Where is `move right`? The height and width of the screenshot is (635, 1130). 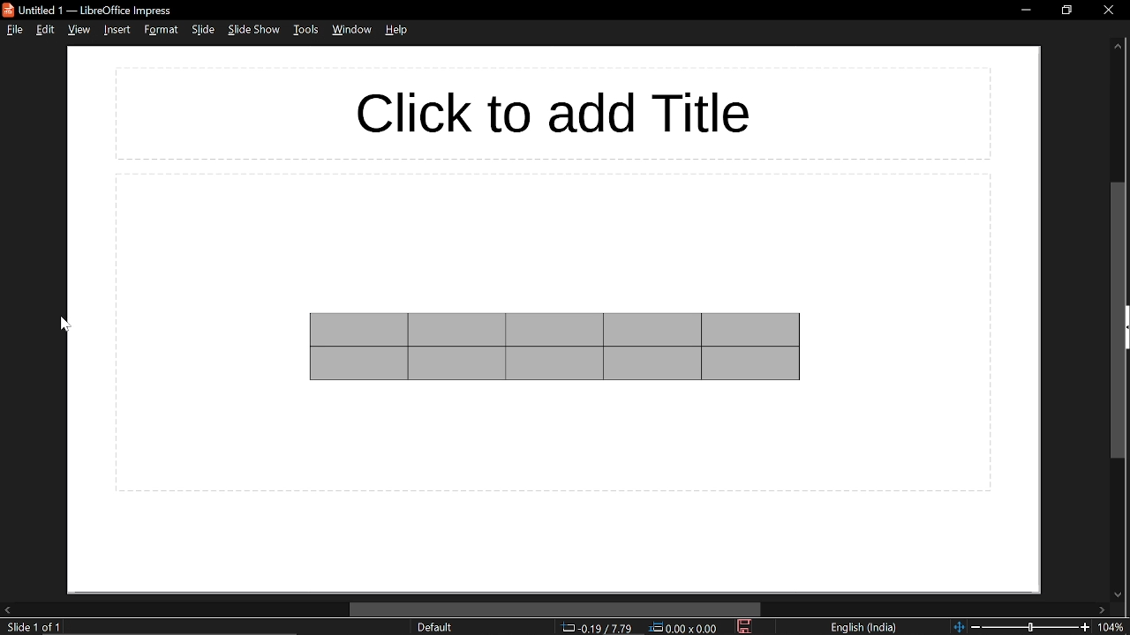 move right is located at coordinates (1101, 609).